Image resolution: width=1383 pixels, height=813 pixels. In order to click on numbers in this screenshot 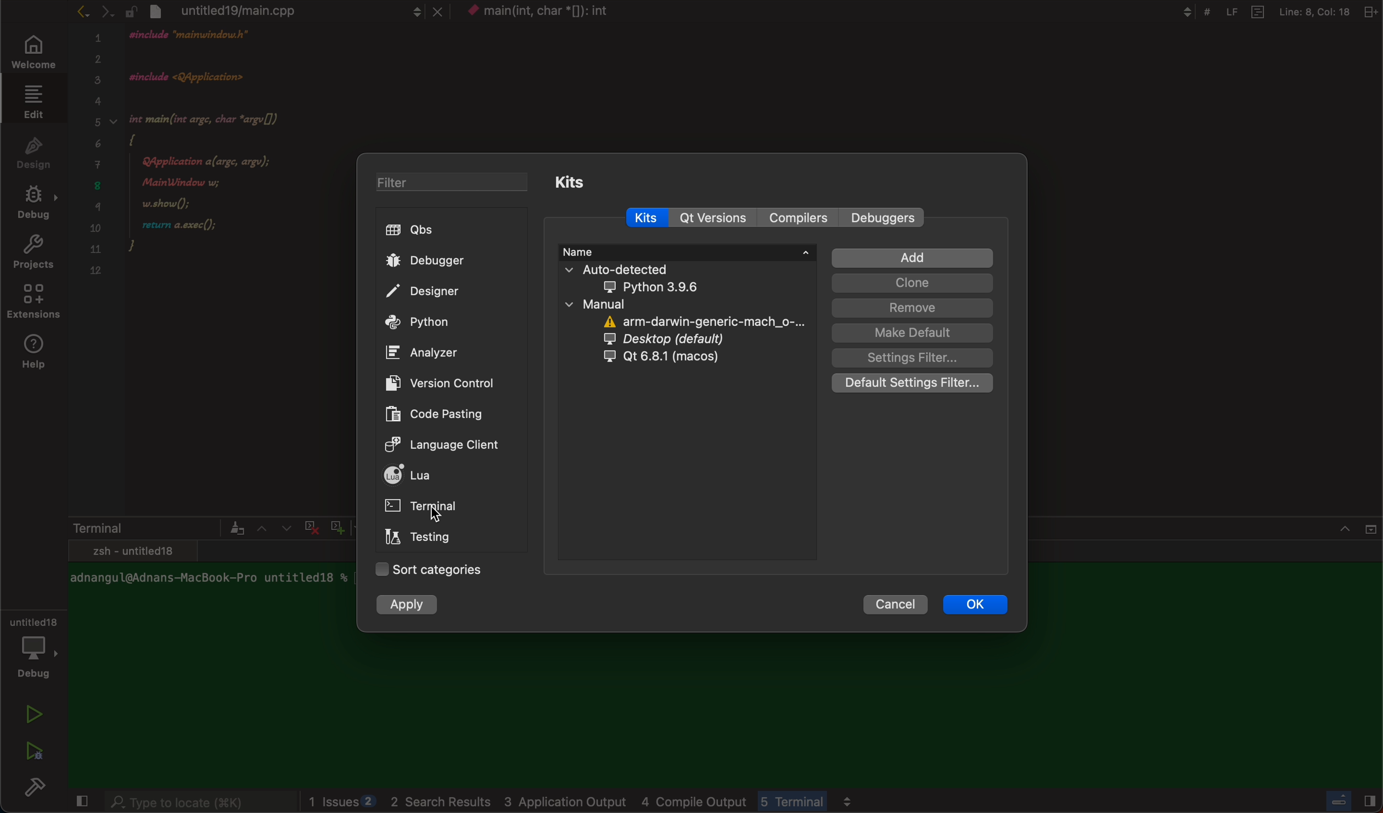, I will do `click(97, 161)`.